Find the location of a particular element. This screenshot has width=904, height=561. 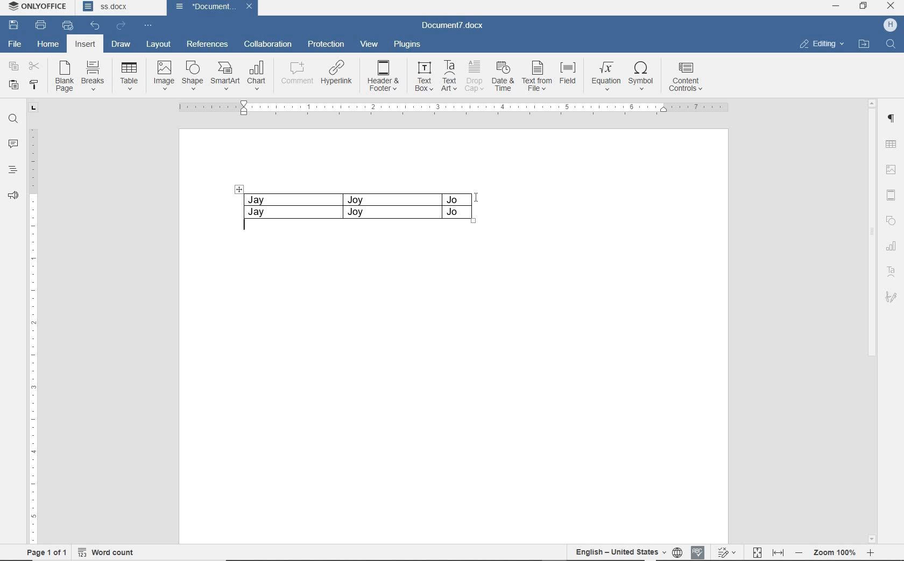

SIGNATURE is located at coordinates (891, 297).